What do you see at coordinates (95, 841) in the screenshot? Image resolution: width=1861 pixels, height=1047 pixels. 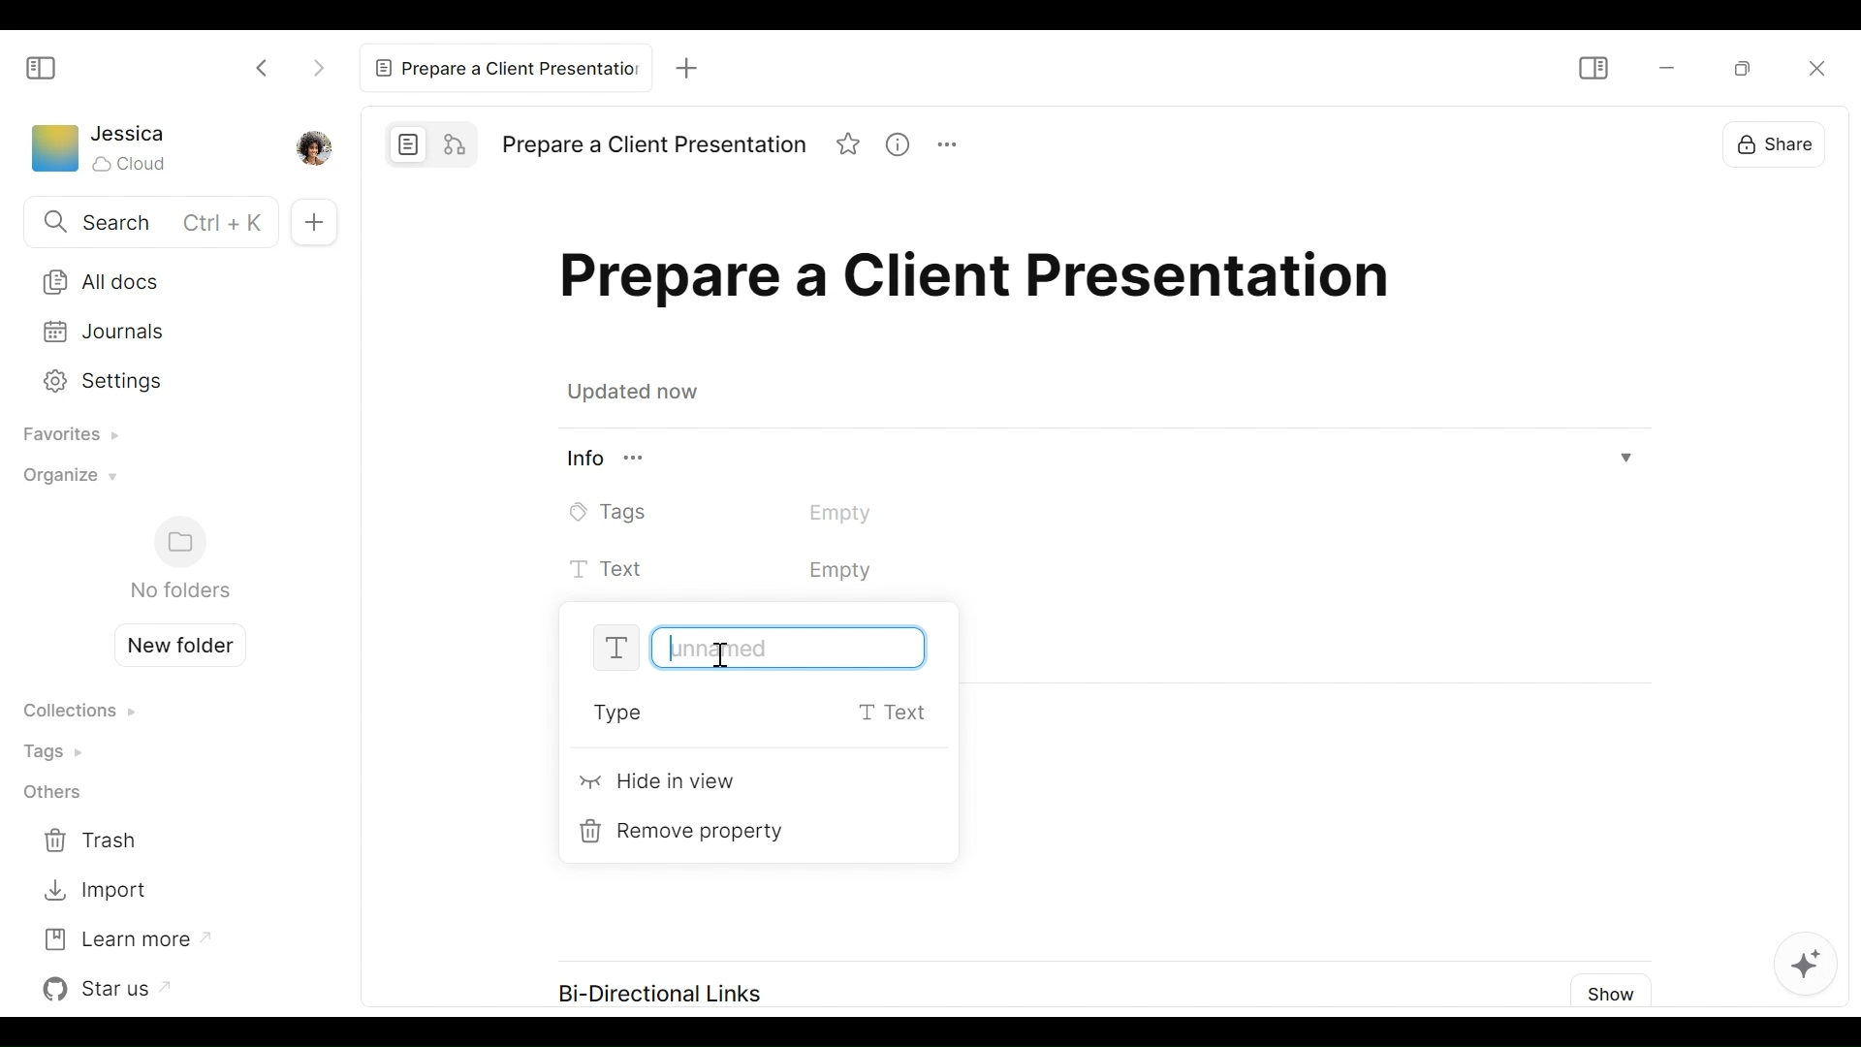 I see `Trash` at bounding box center [95, 841].